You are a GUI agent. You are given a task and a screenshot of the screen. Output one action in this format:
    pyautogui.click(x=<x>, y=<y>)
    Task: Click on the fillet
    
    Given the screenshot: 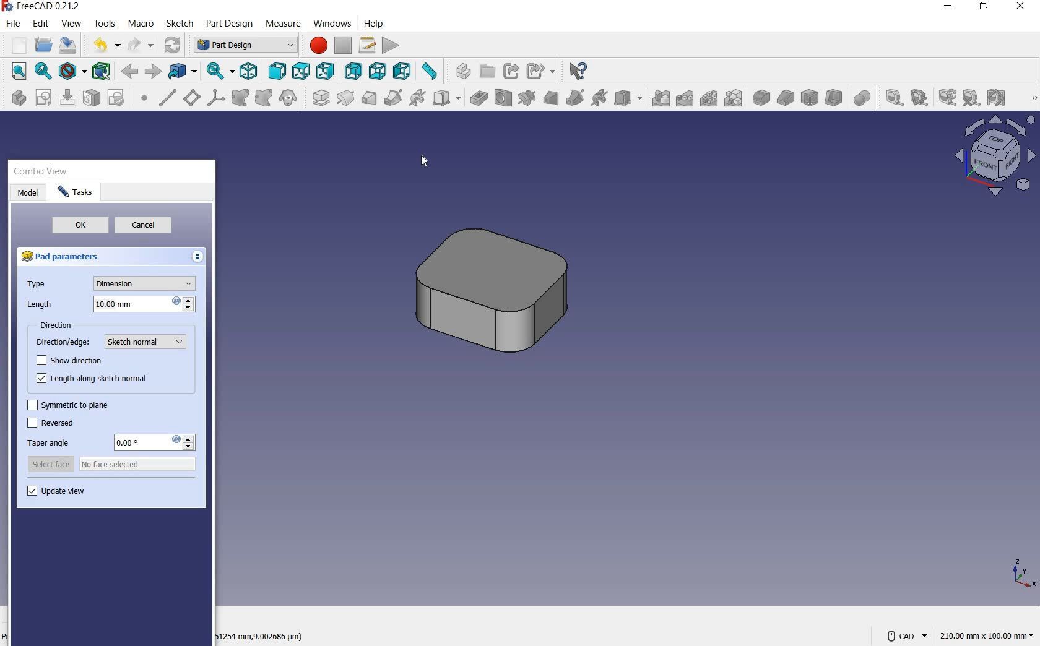 What is the action you would take?
    pyautogui.click(x=761, y=98)
    